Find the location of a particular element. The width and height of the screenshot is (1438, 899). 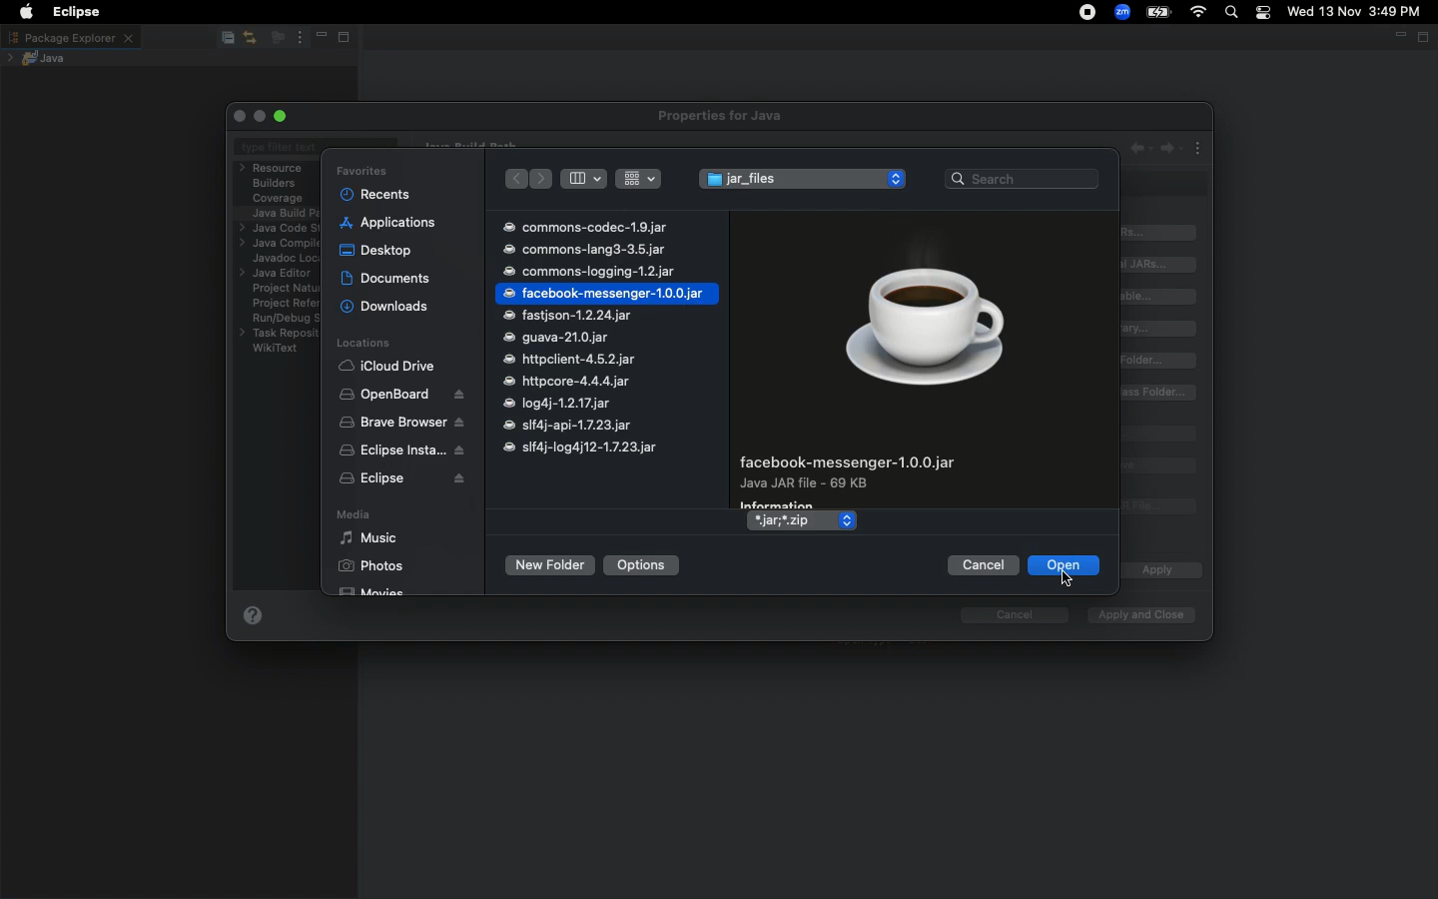

Brave browser is located at coordinates (401, 423).